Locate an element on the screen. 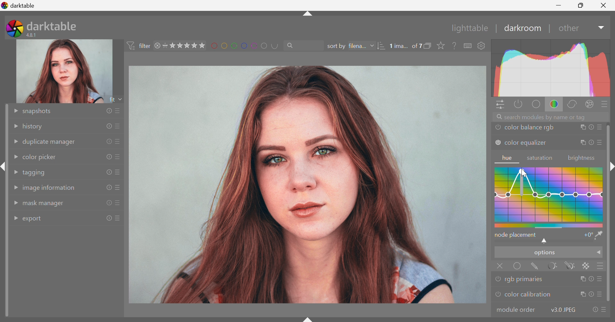 This screenshot has width=615, height=322. logo is located at coordinates (5, 5).